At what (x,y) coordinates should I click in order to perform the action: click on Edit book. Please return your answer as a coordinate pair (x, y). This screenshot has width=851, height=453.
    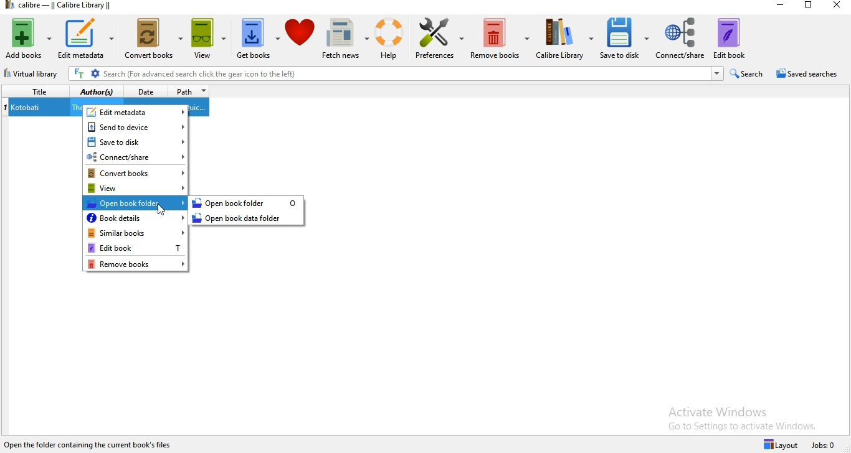
    Looking at the image, I should click on (136, 248).